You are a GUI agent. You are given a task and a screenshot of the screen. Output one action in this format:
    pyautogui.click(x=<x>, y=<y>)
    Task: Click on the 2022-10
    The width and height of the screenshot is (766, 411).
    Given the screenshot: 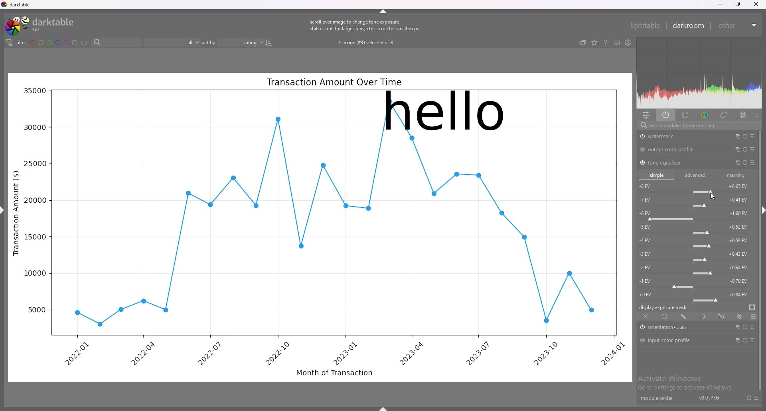 What is the action you would take?
    pyautogui.click(x=276, y=353)
    